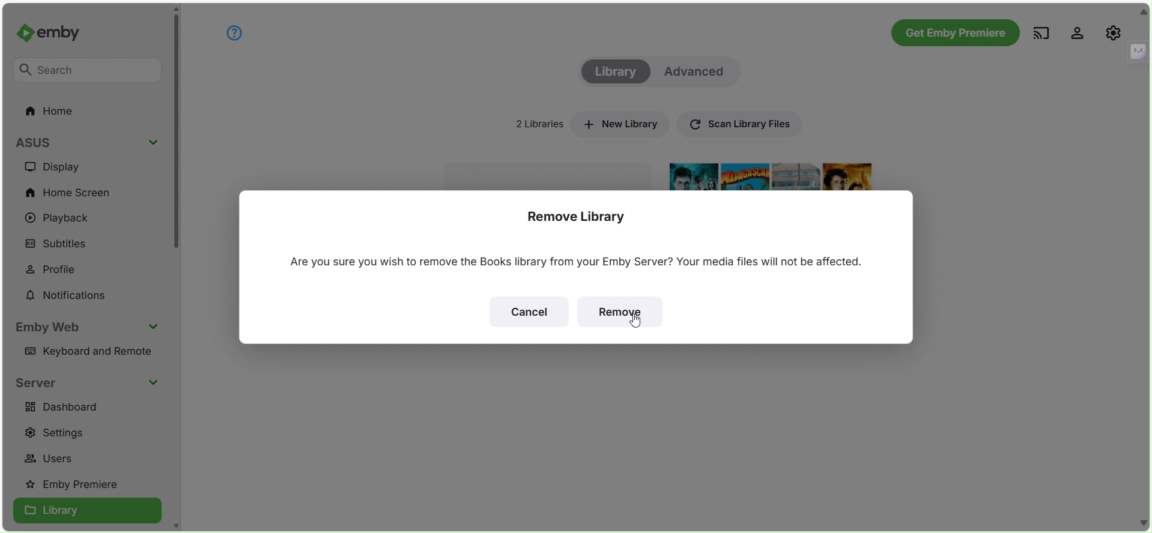 Image resolution: width=1152 pixels, height=533 pixels. Describe the element at coordinates (38, 383) in the screenshot. I see `Server` at that location.